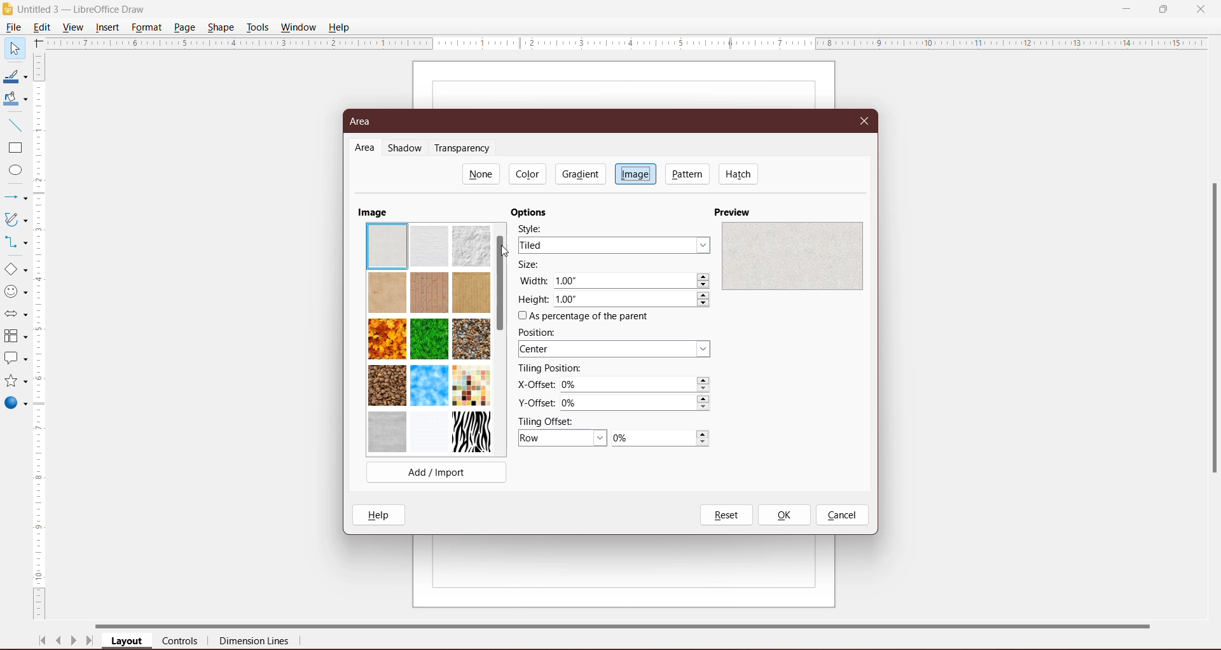  I want to click on Callout Shapes, so click(15, 359).